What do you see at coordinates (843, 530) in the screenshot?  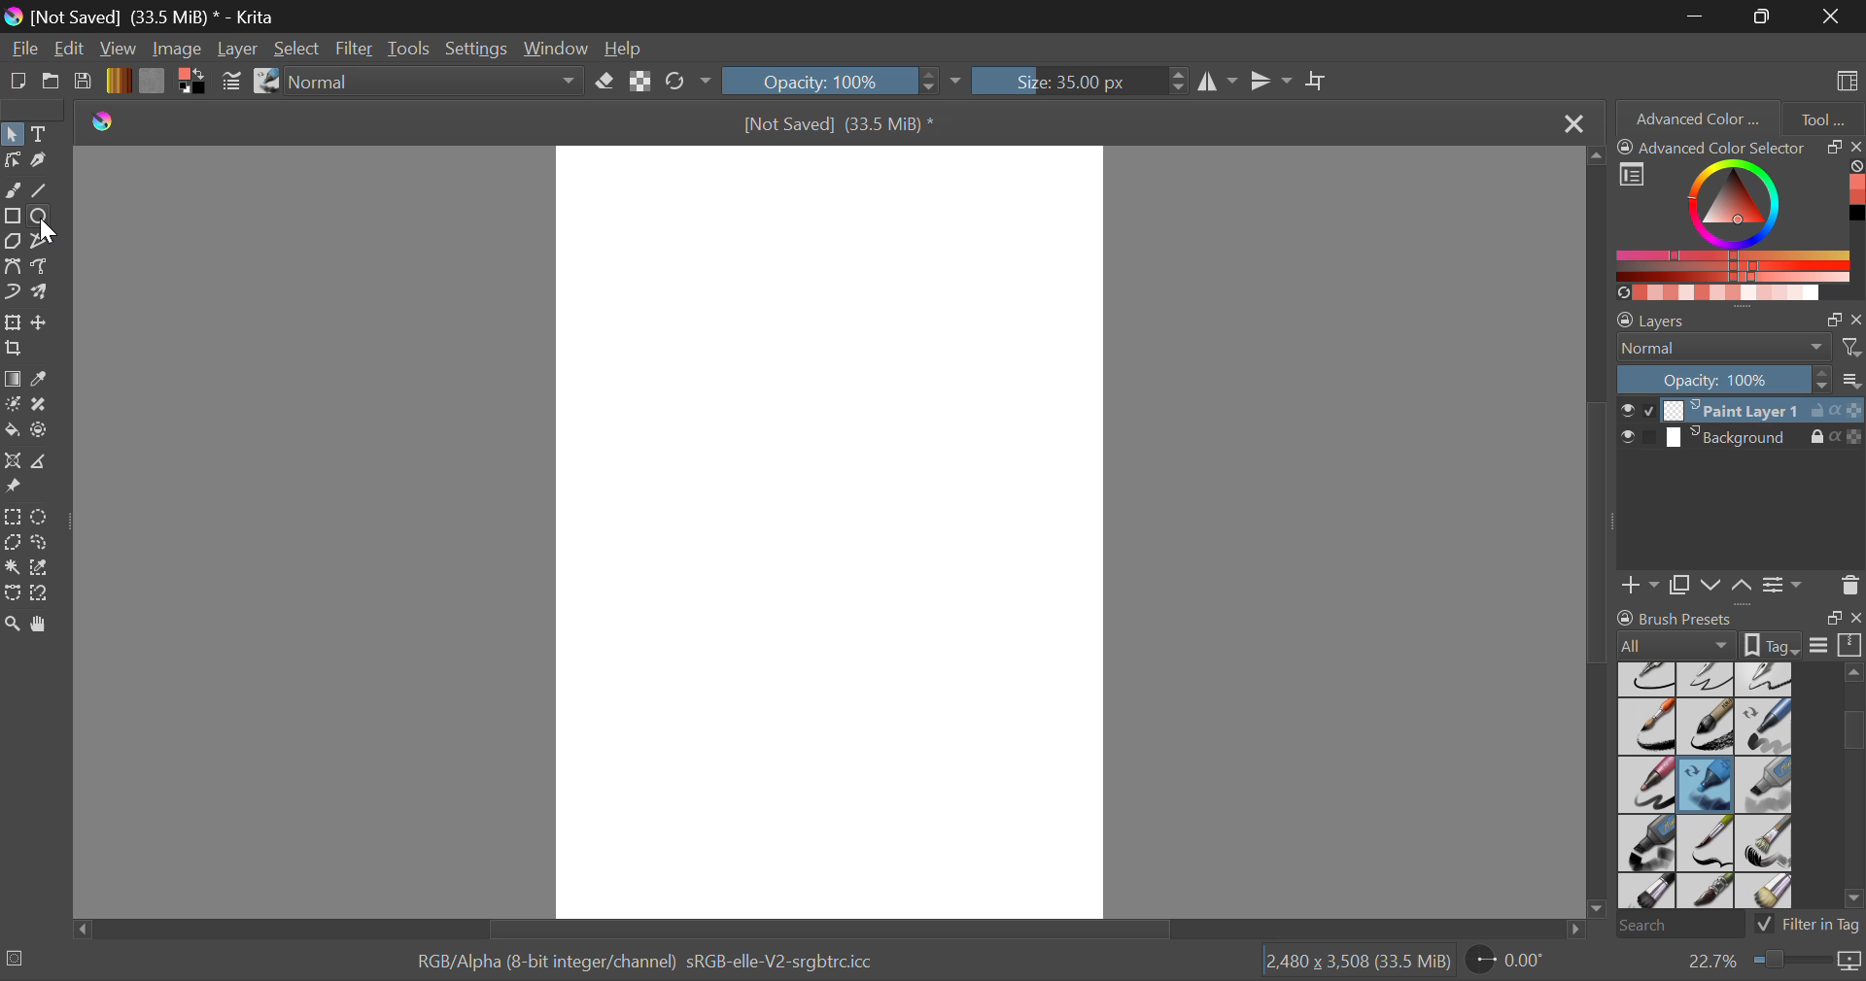 I see `Document Workspace` at bounding box center [843, 530].